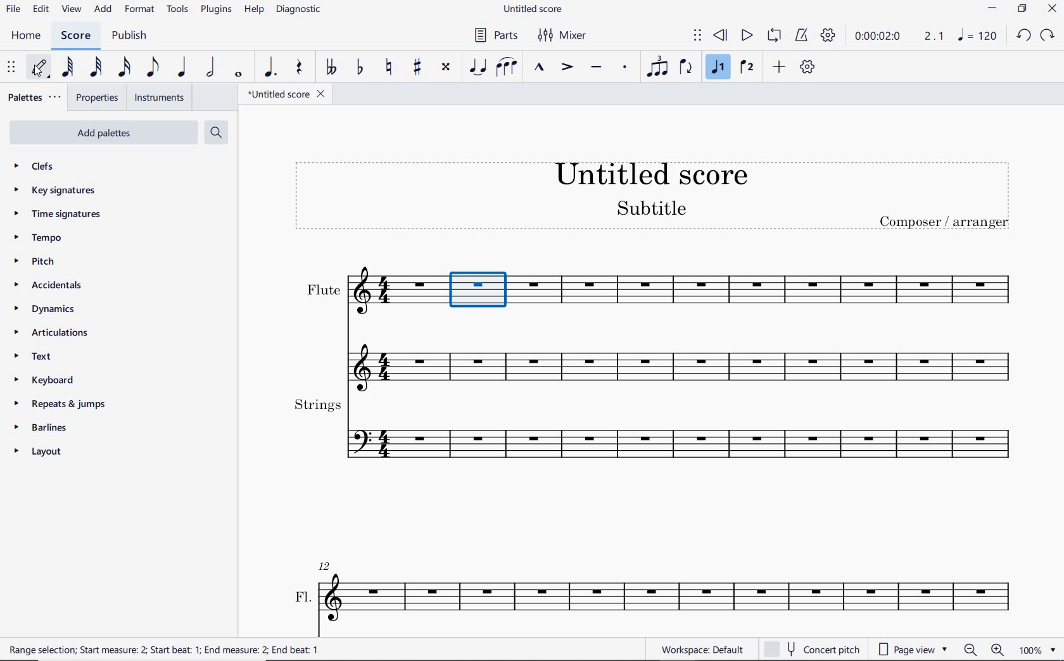  What do you see at coordinates (102, 132) in the screenshot?
I see `add palettes` at bounding box center [102, 132].